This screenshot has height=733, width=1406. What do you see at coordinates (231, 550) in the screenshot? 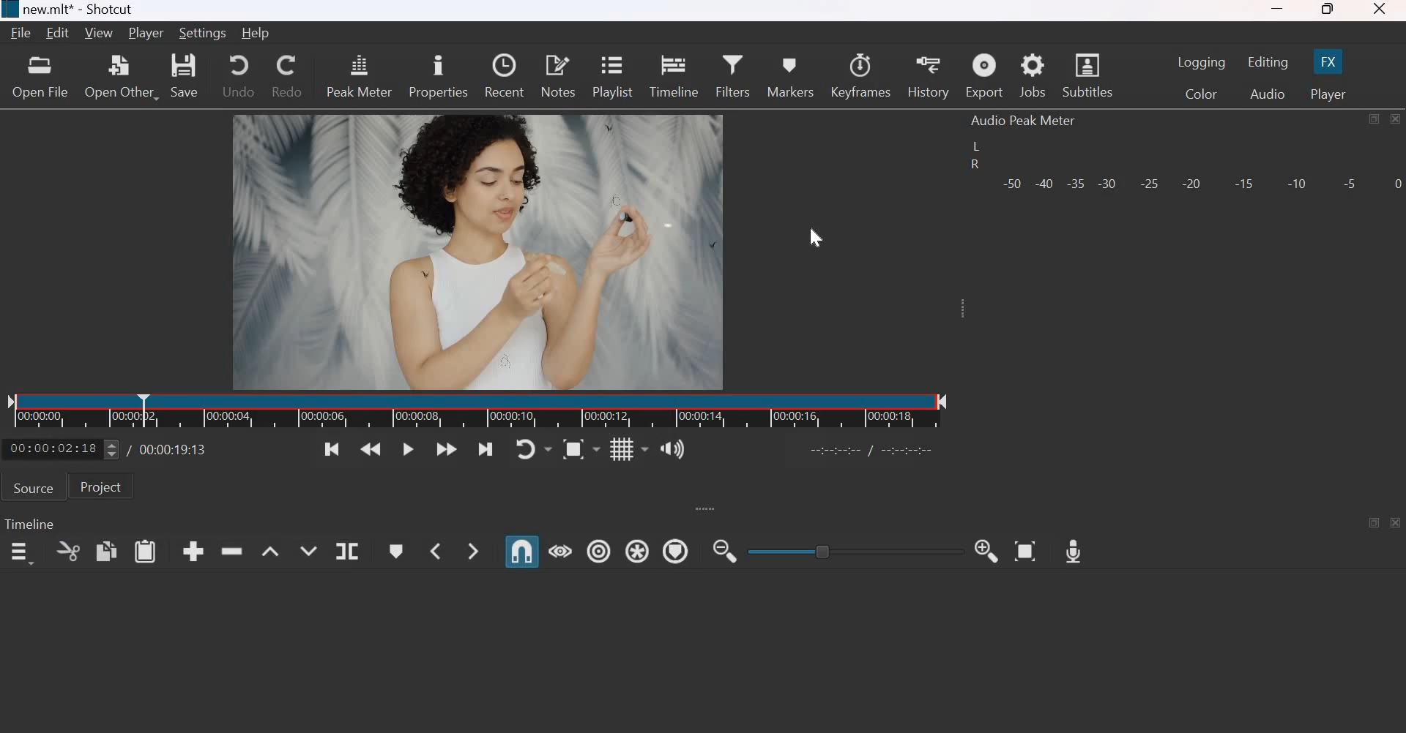
I see `ripple delete` at bounding box center [231, 550].